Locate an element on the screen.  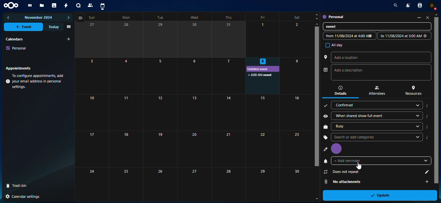
28 is located at coordinates (228, 184).